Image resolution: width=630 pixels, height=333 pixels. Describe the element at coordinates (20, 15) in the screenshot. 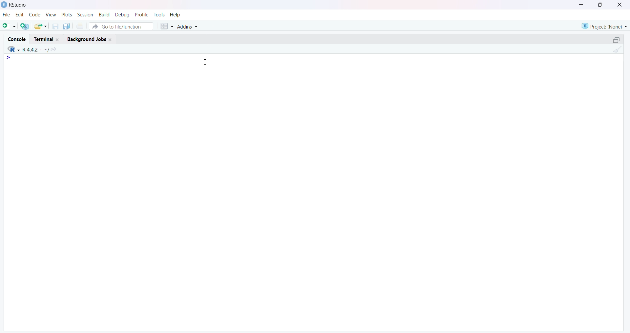

I see `Edit` at that location.